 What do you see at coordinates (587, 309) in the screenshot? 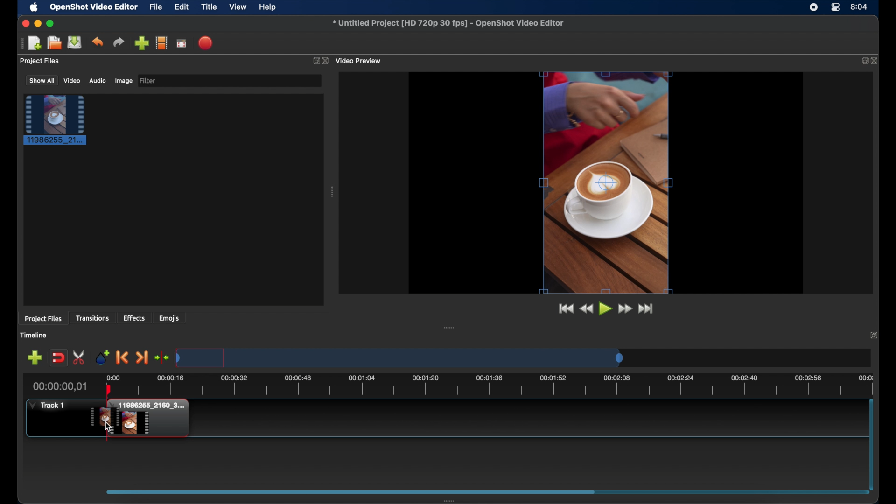
I see `rewind` at bounding box center [587, 309].